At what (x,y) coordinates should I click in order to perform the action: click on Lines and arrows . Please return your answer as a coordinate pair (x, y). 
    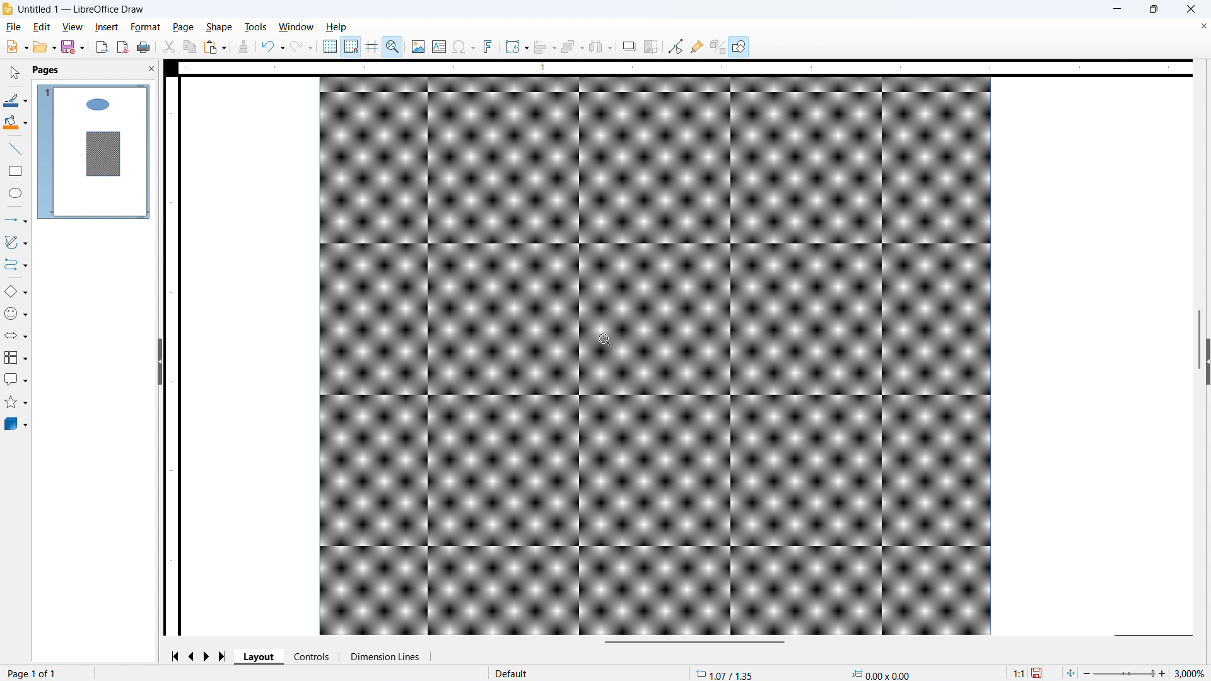
    Looking at the image, I should click on (16, 219).